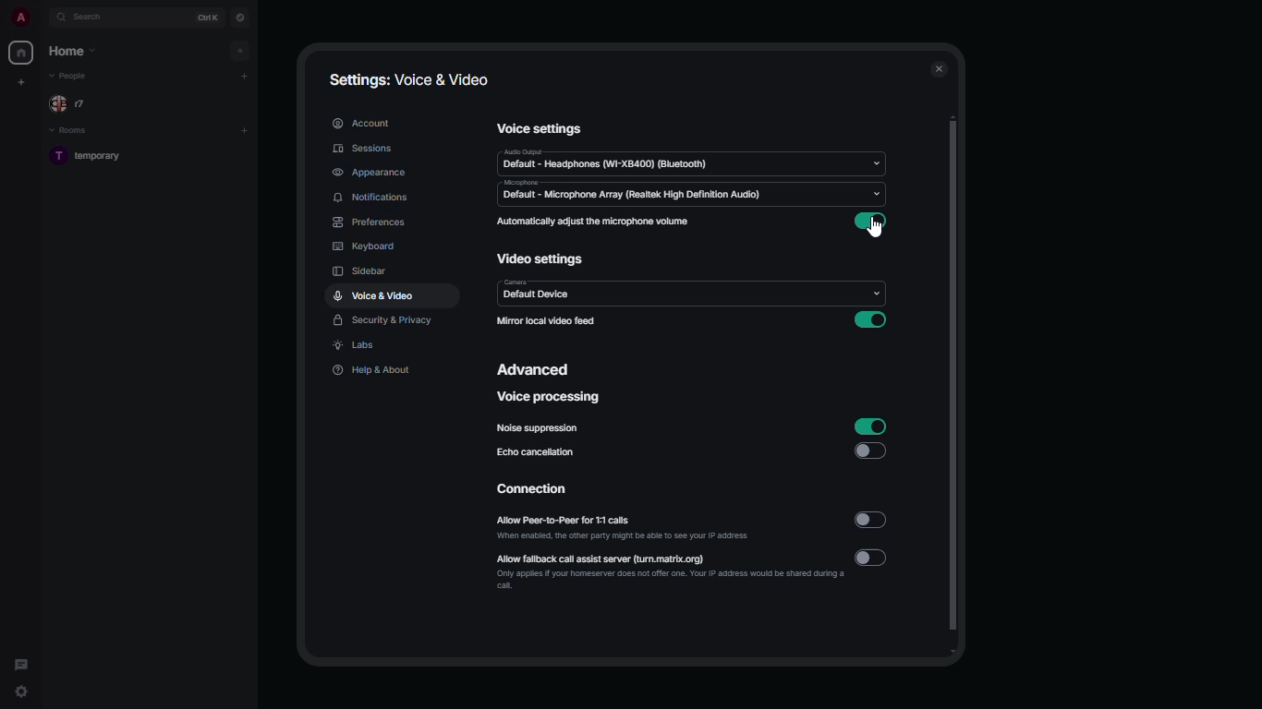 This screenshot has height=709, width=1262. What do you see at coordinates (535, 369) in the screenshot?
I see `advanced` at bounding box center [535, 369].